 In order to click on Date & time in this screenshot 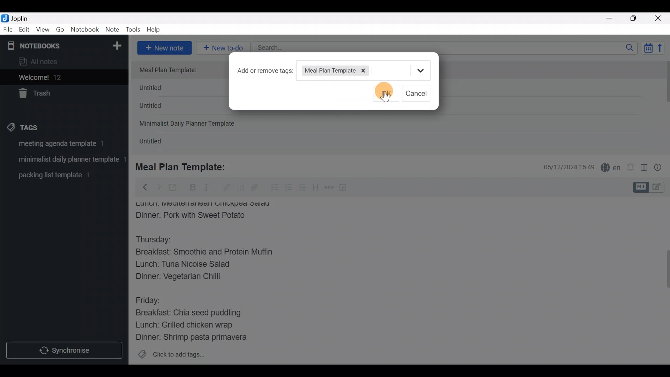, I will do `click(564, 167)`.